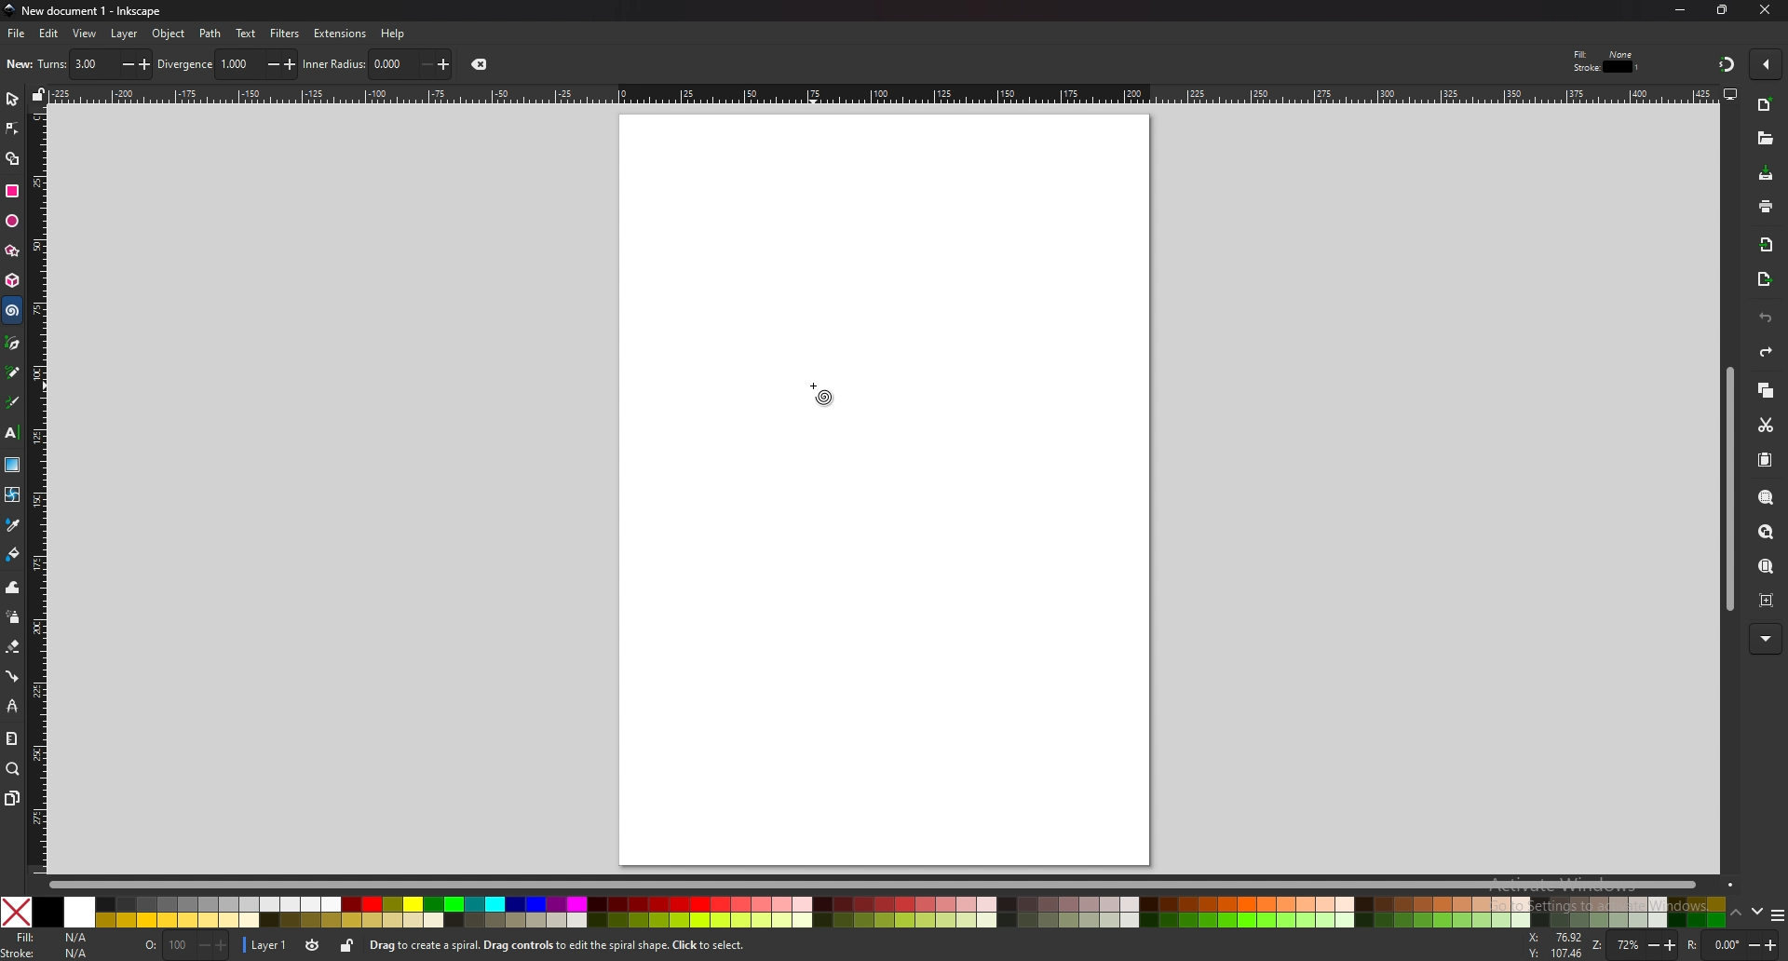 This screenshot has height=961, width=1788. What do you see at coordinates (1767, 426) in the screenshot?
I see `cut` at bounding box center [1767, 426].